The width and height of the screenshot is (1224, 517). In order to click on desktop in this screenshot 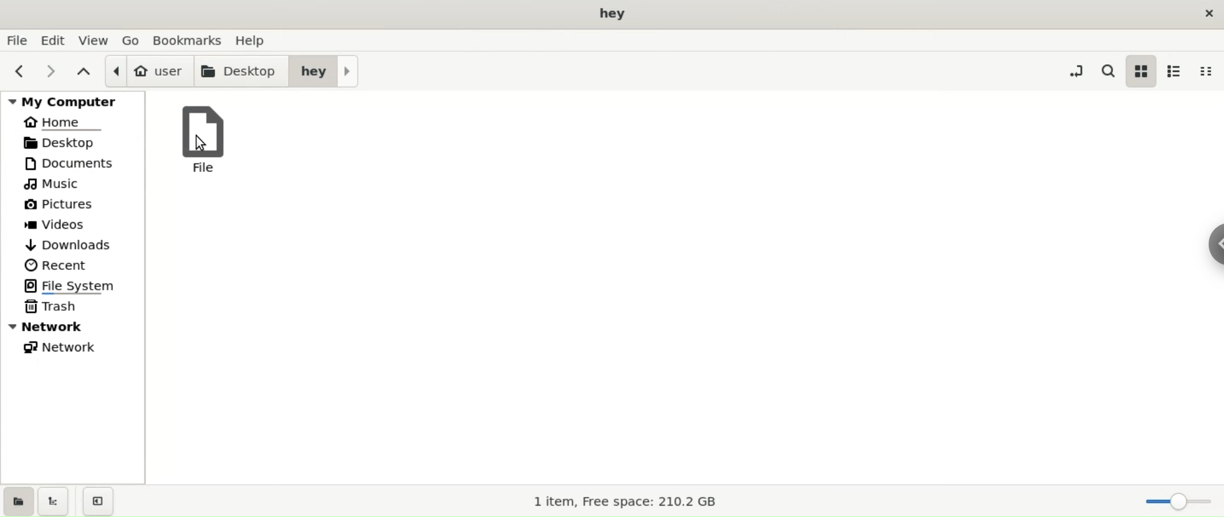, I will do `click(615, 15)`.